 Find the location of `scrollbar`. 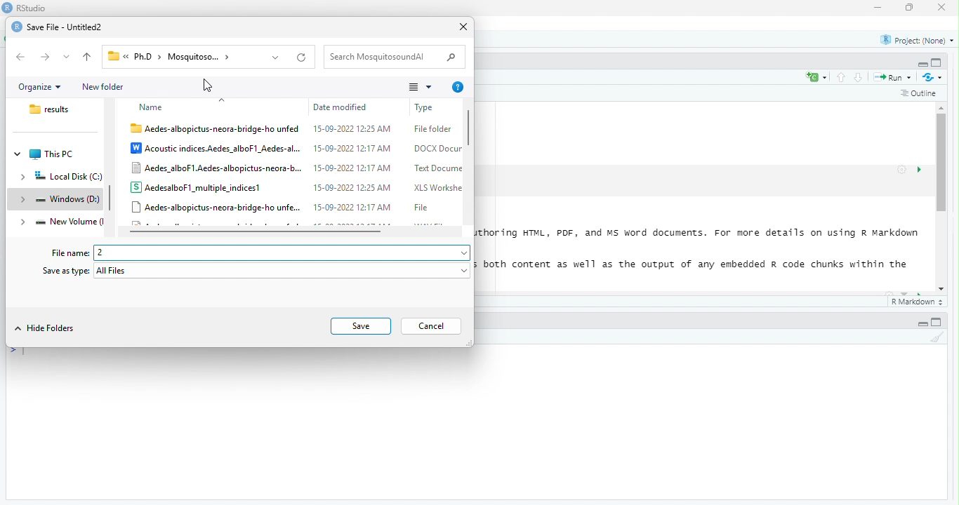

scrollbar is located at coordinates (111, 197).